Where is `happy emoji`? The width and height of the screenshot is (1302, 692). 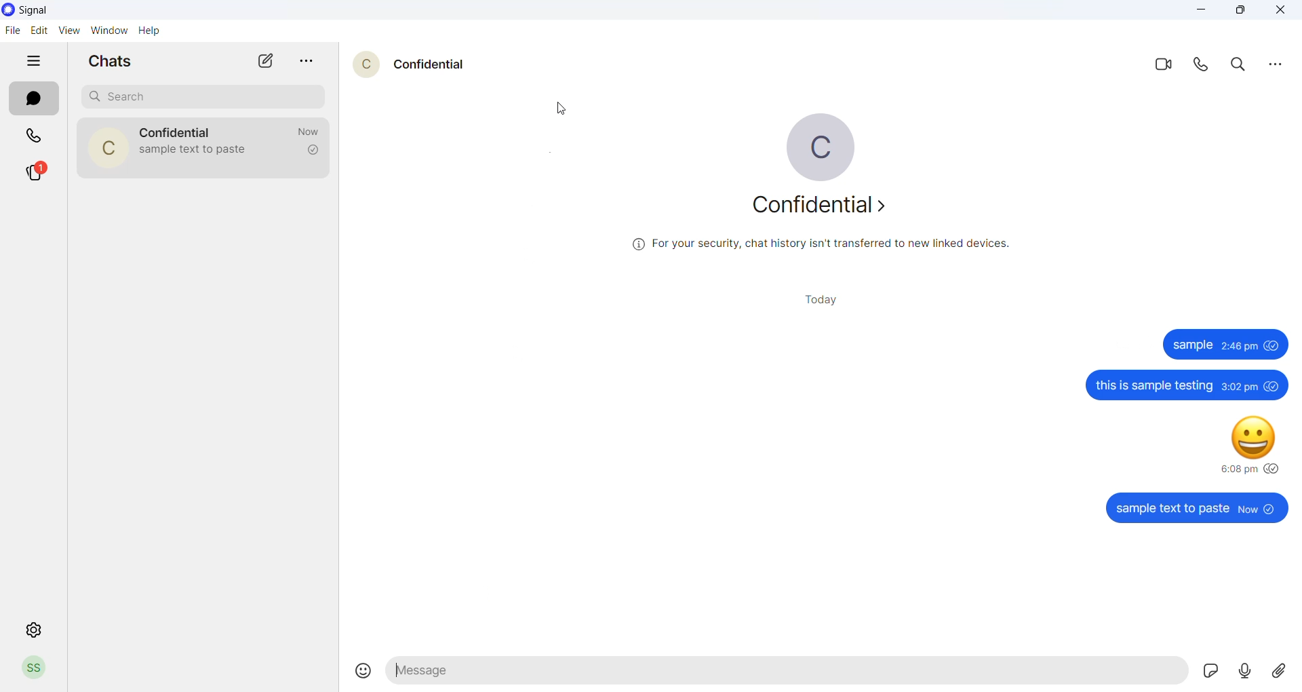 happy emoji is located at coordinates (1250, 445).